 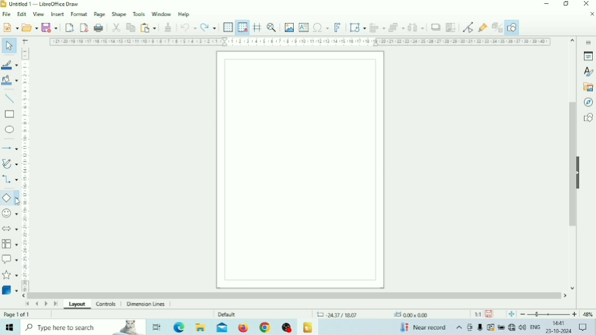 I want to click on Paste, so click(x=148, y=27).